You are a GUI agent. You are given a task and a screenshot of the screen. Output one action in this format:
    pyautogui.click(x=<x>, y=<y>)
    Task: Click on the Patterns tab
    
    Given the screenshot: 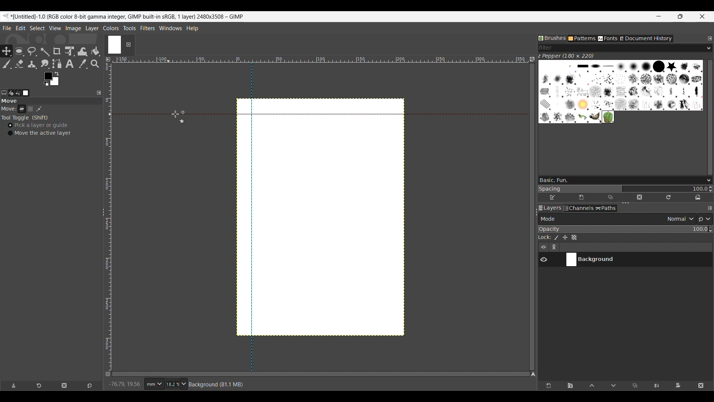 What is the action you would take?
    pyautogui.click(x=582, y=39)
    